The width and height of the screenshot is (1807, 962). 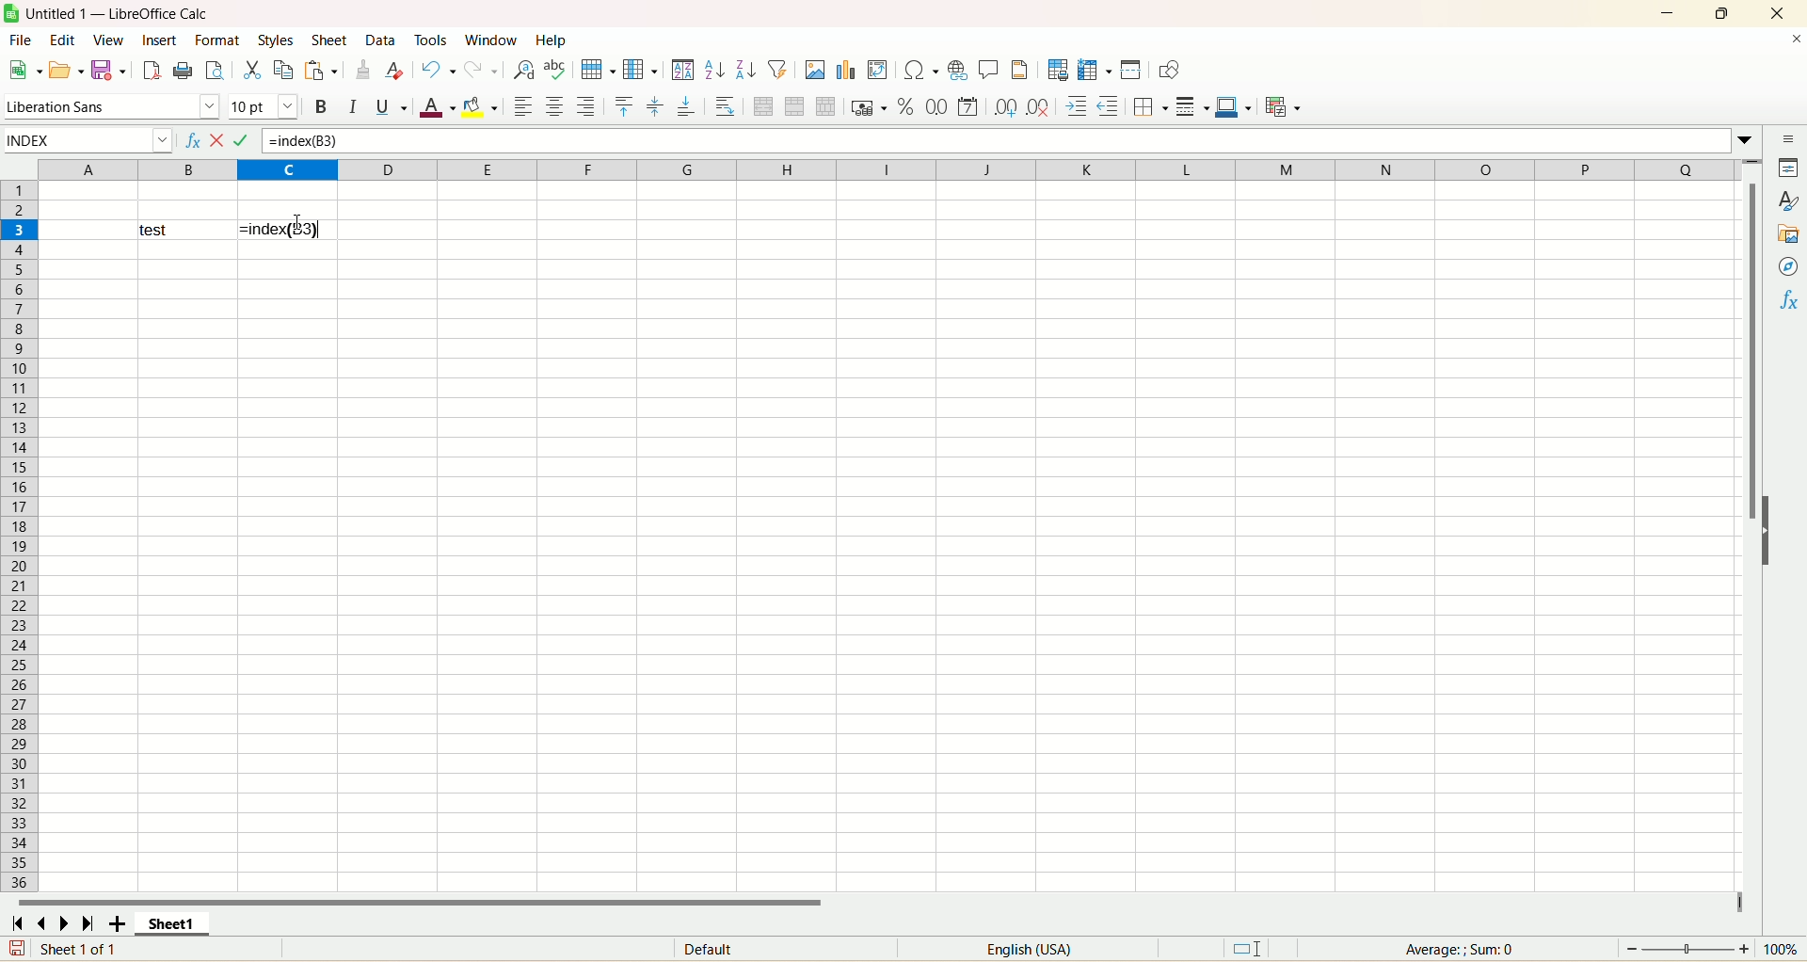 What do you see at coordinates (480, 70) in the screenshot?
I see `redo` at bounding box center [480, 70].